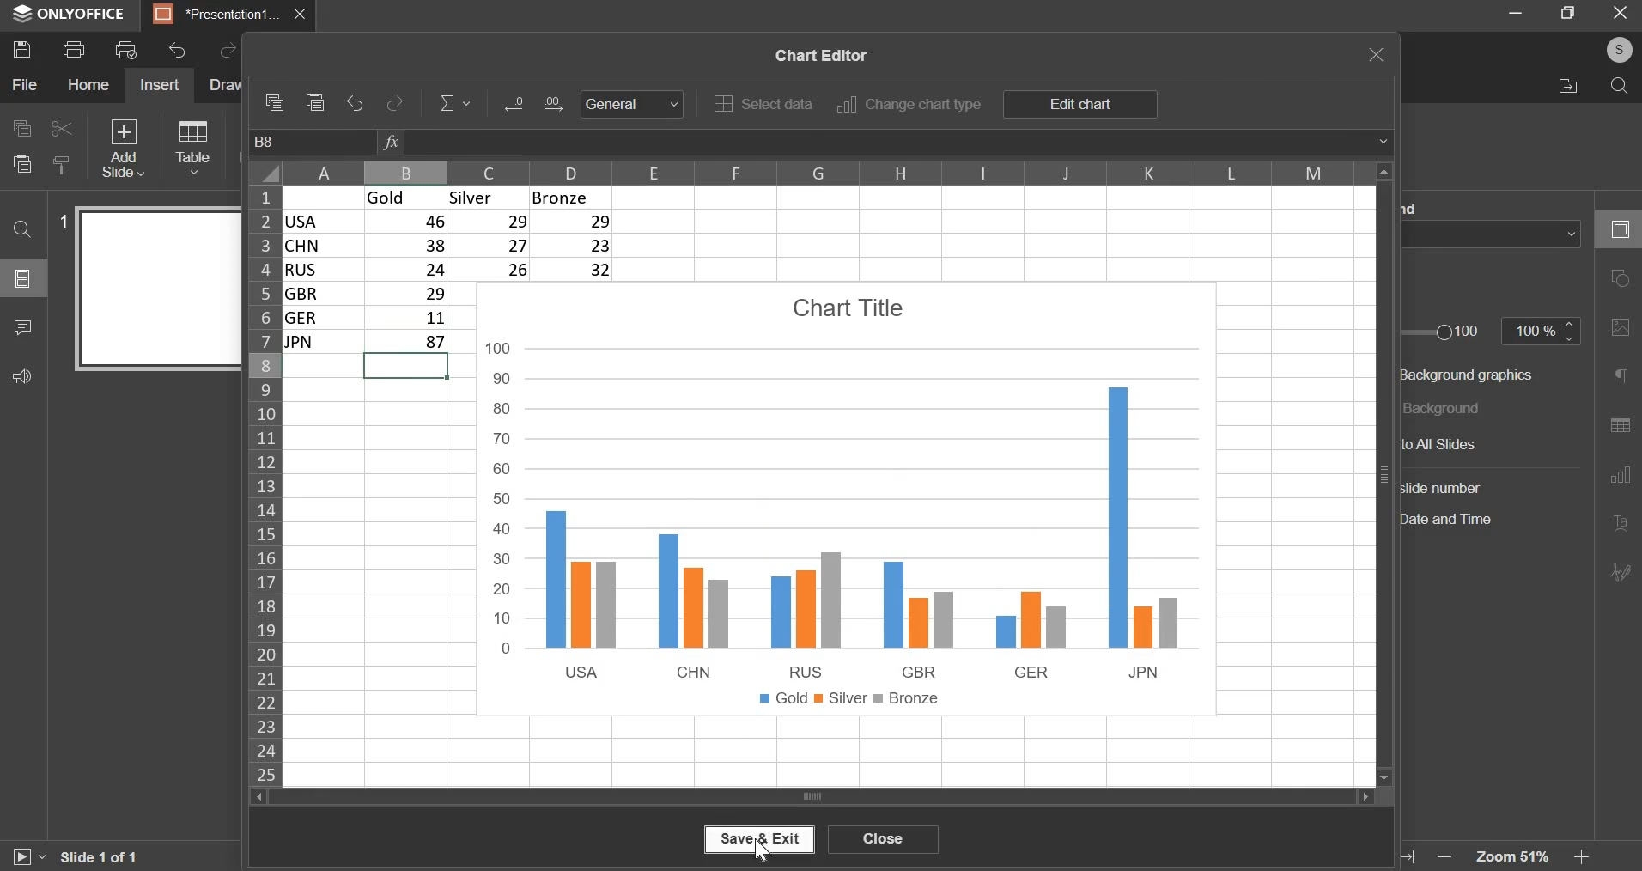 The image size is (1642, 871). What do you see at coordinates (21, 278) in the screenshot?
I see `slide menu` at bounding box center [21, 278].